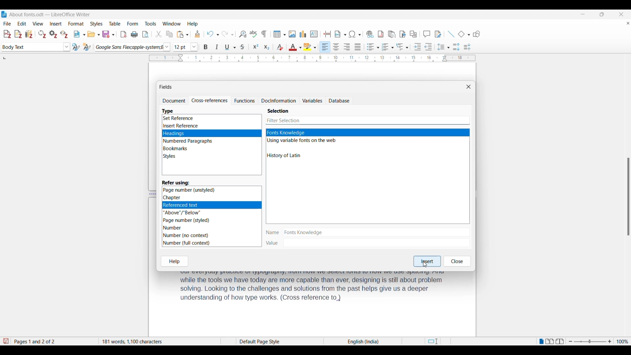 This screenshot has height=355, width=631. Describe the element at coordinates (171, 157) in the screenshot. I see `Styles` at that location.